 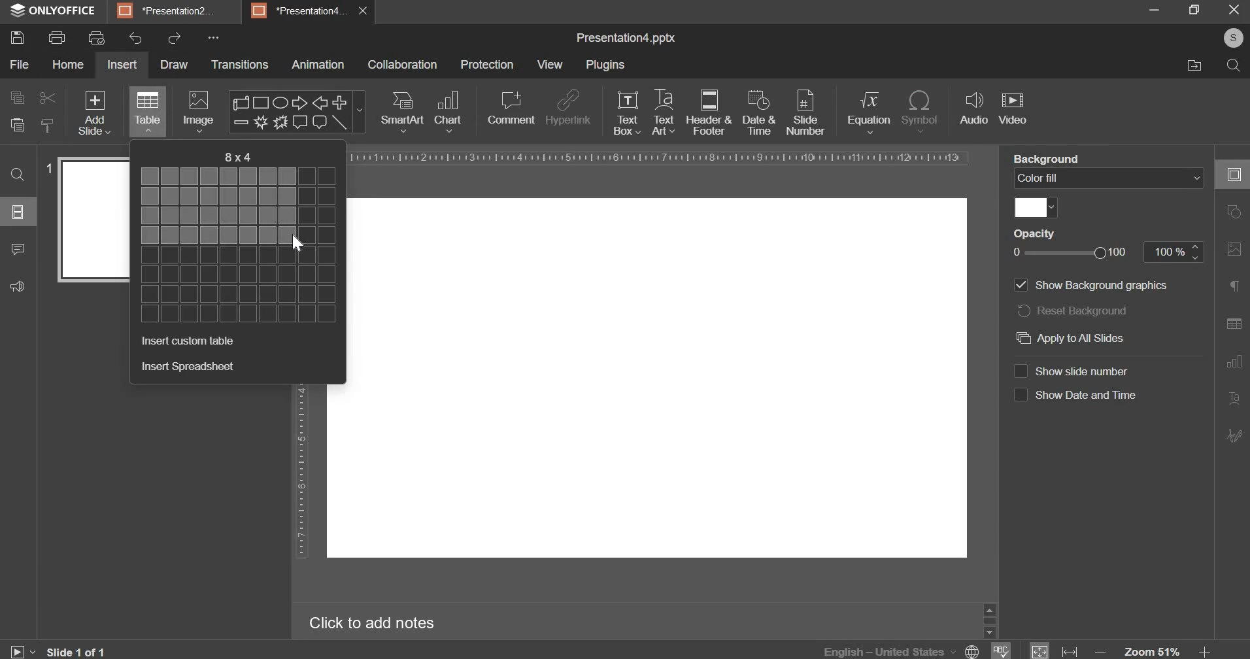 What do you see at coordinates (173, 65) in the screenshot?
I see `draw` at bounding box center [173, 65].